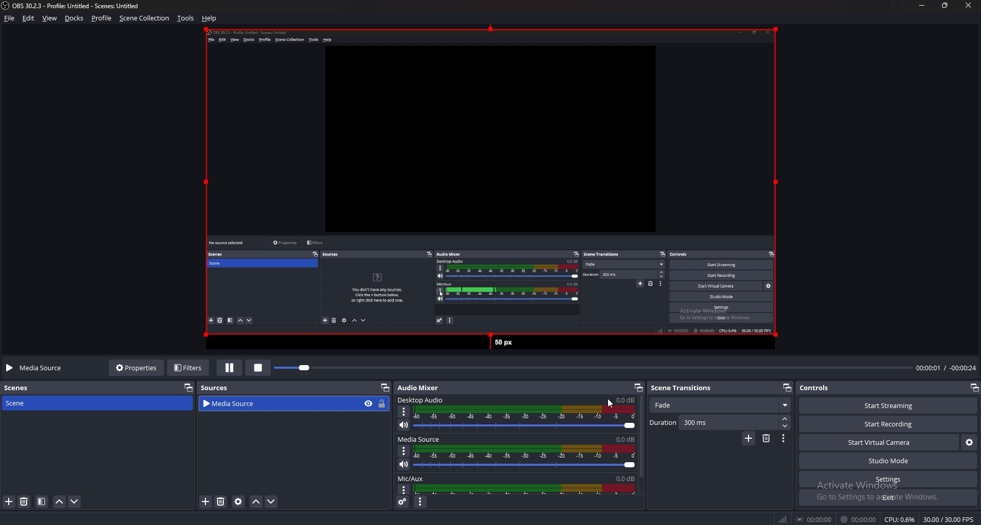 Image resolution: width=981 pixels, height=525 pixels. Describe the element at coordinates (78, 6) in the screenshot. I see `‘OBS 30.2.3 - Profile: Untitled - Scenes: Untitled` at that location.